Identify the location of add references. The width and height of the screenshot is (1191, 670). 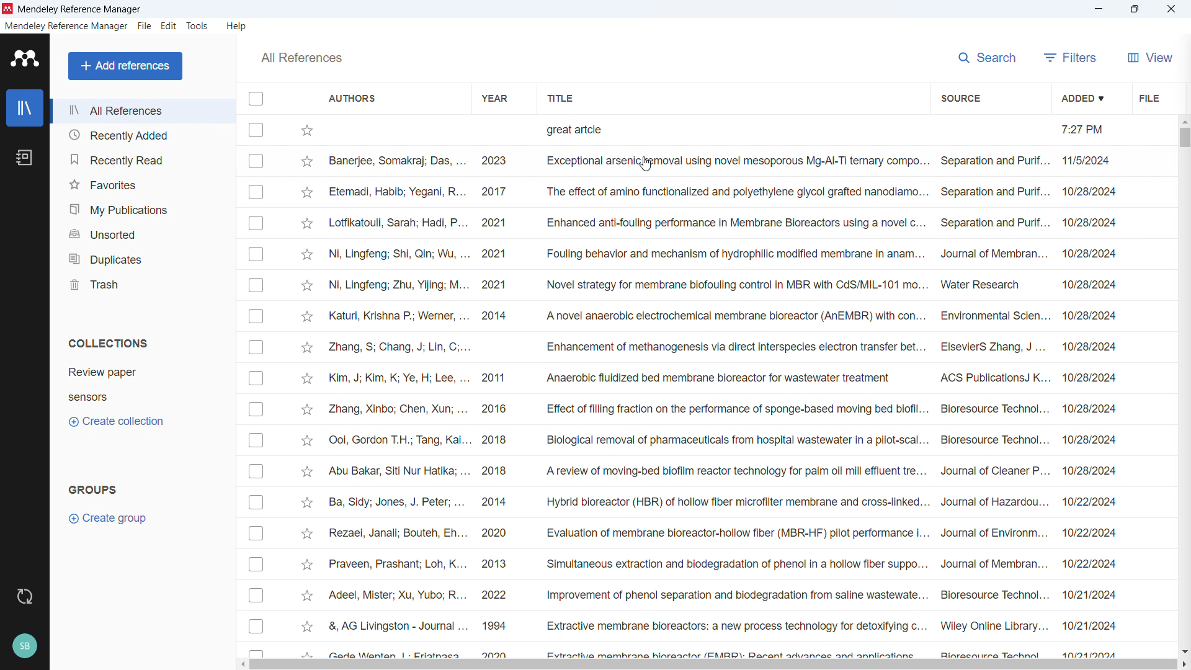
(125, 66).